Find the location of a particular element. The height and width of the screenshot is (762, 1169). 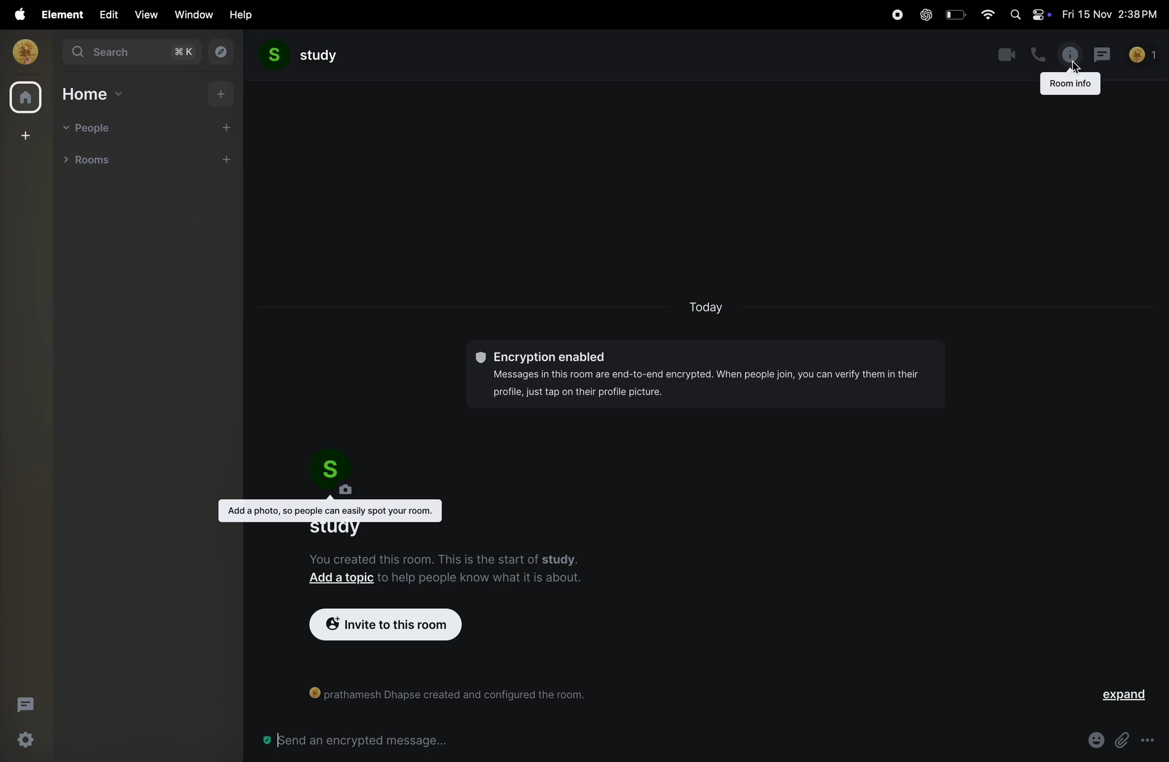

to help people know what it is about. is located at coordinates (477, 573).